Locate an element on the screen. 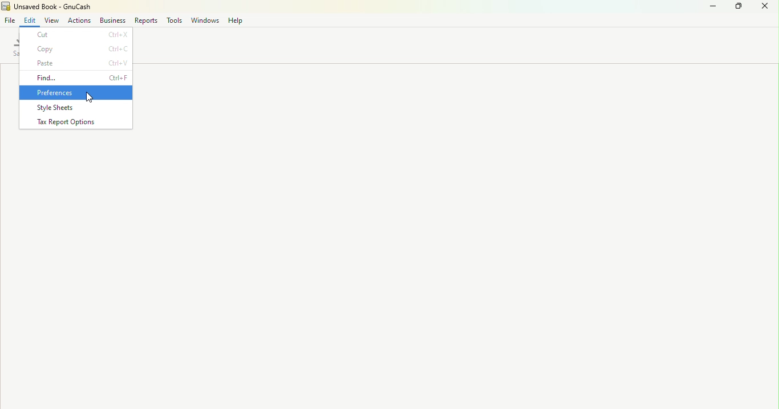  Unsaved Book - GnuCash is located at coordinates (51, 6).